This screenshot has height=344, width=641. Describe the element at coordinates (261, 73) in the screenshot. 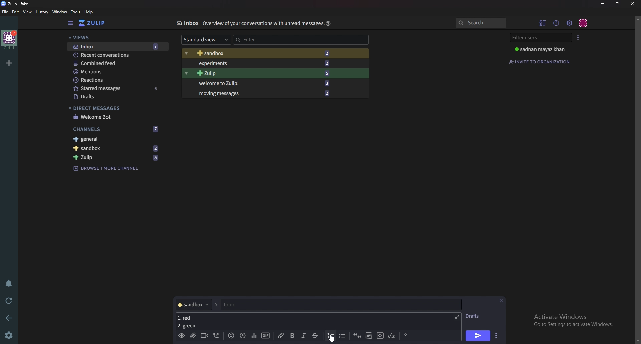

I see `Zulip` at that location.